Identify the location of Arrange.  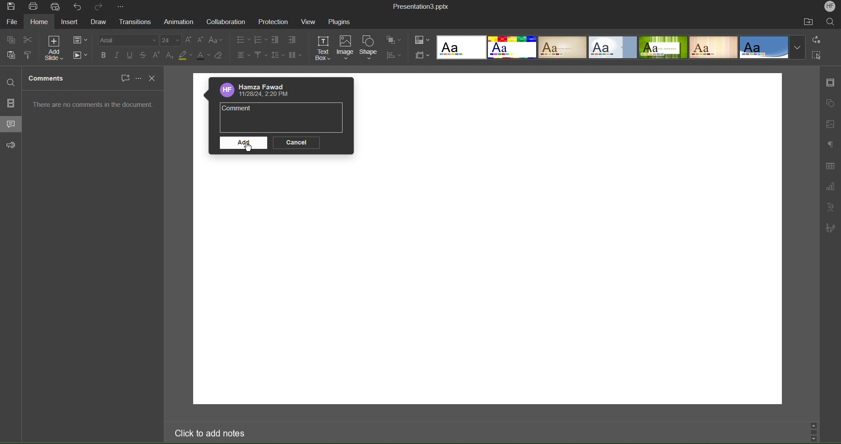
(394, 41).